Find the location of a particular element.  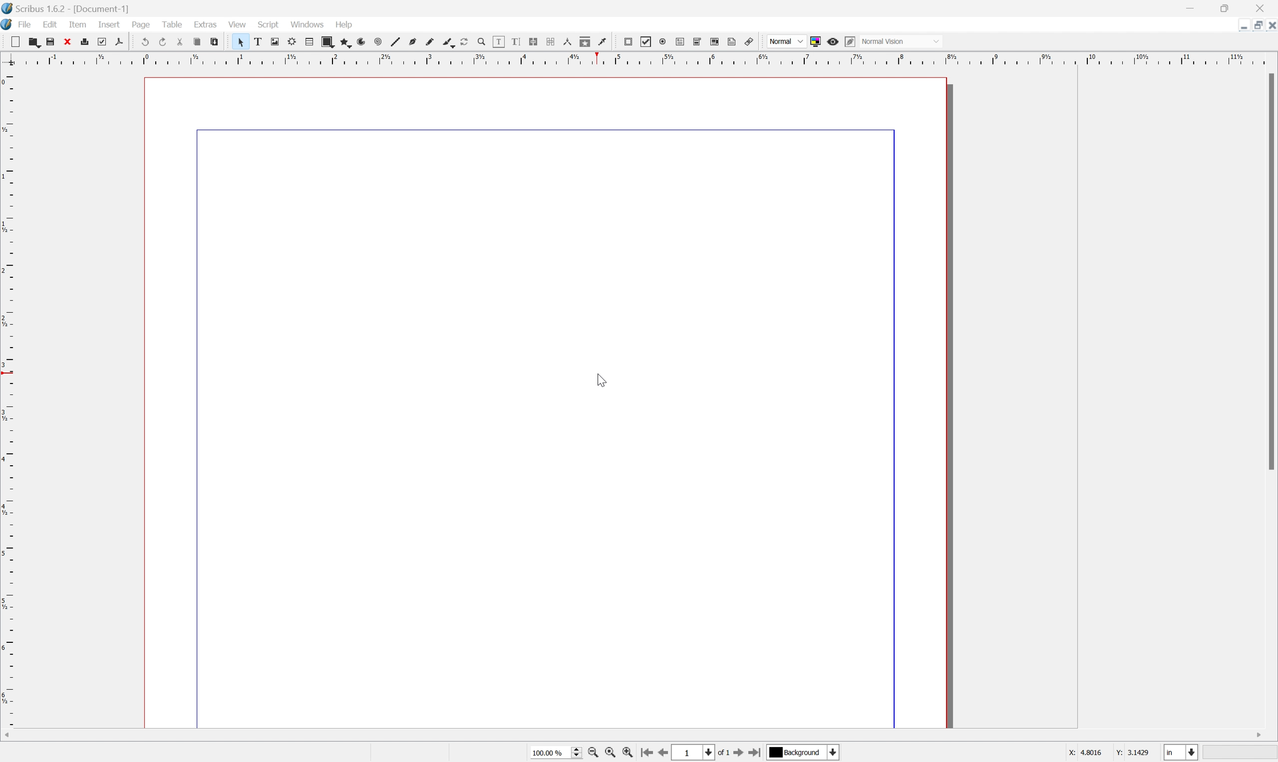

calligraphic line is located at coordinates (448, 41).